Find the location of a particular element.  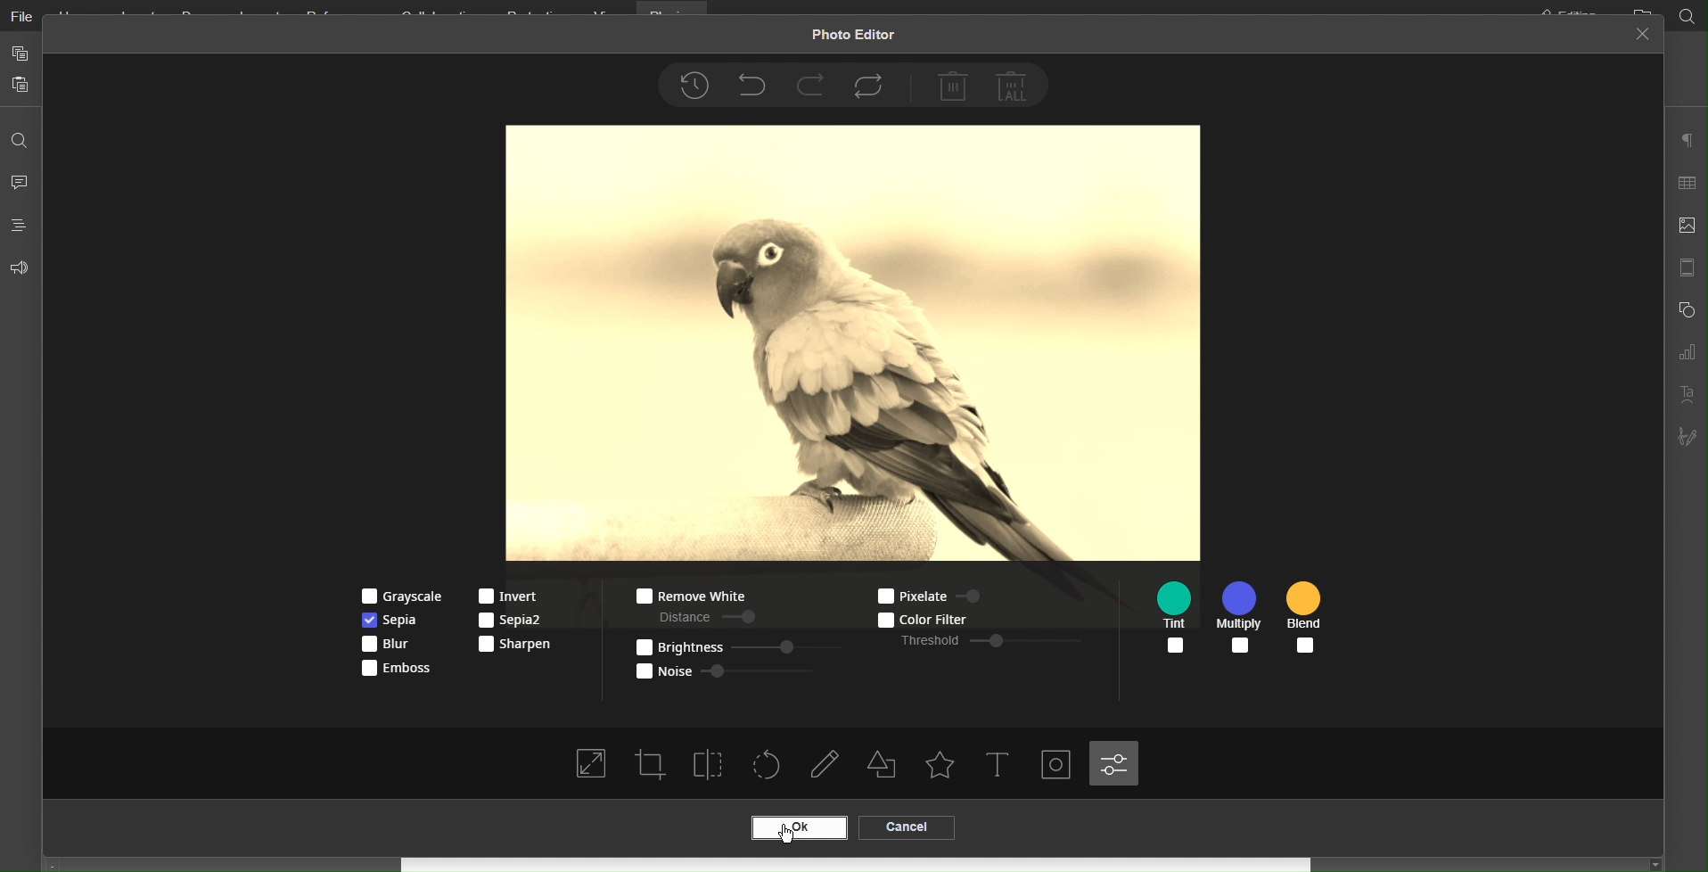

Blur is located at coordinates (392, 646).